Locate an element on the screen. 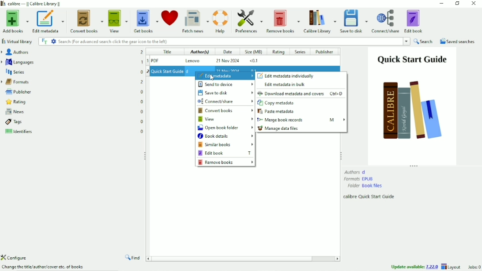 This screenshot has width=482, height=271. Tags is located at coordinates (74, 122).